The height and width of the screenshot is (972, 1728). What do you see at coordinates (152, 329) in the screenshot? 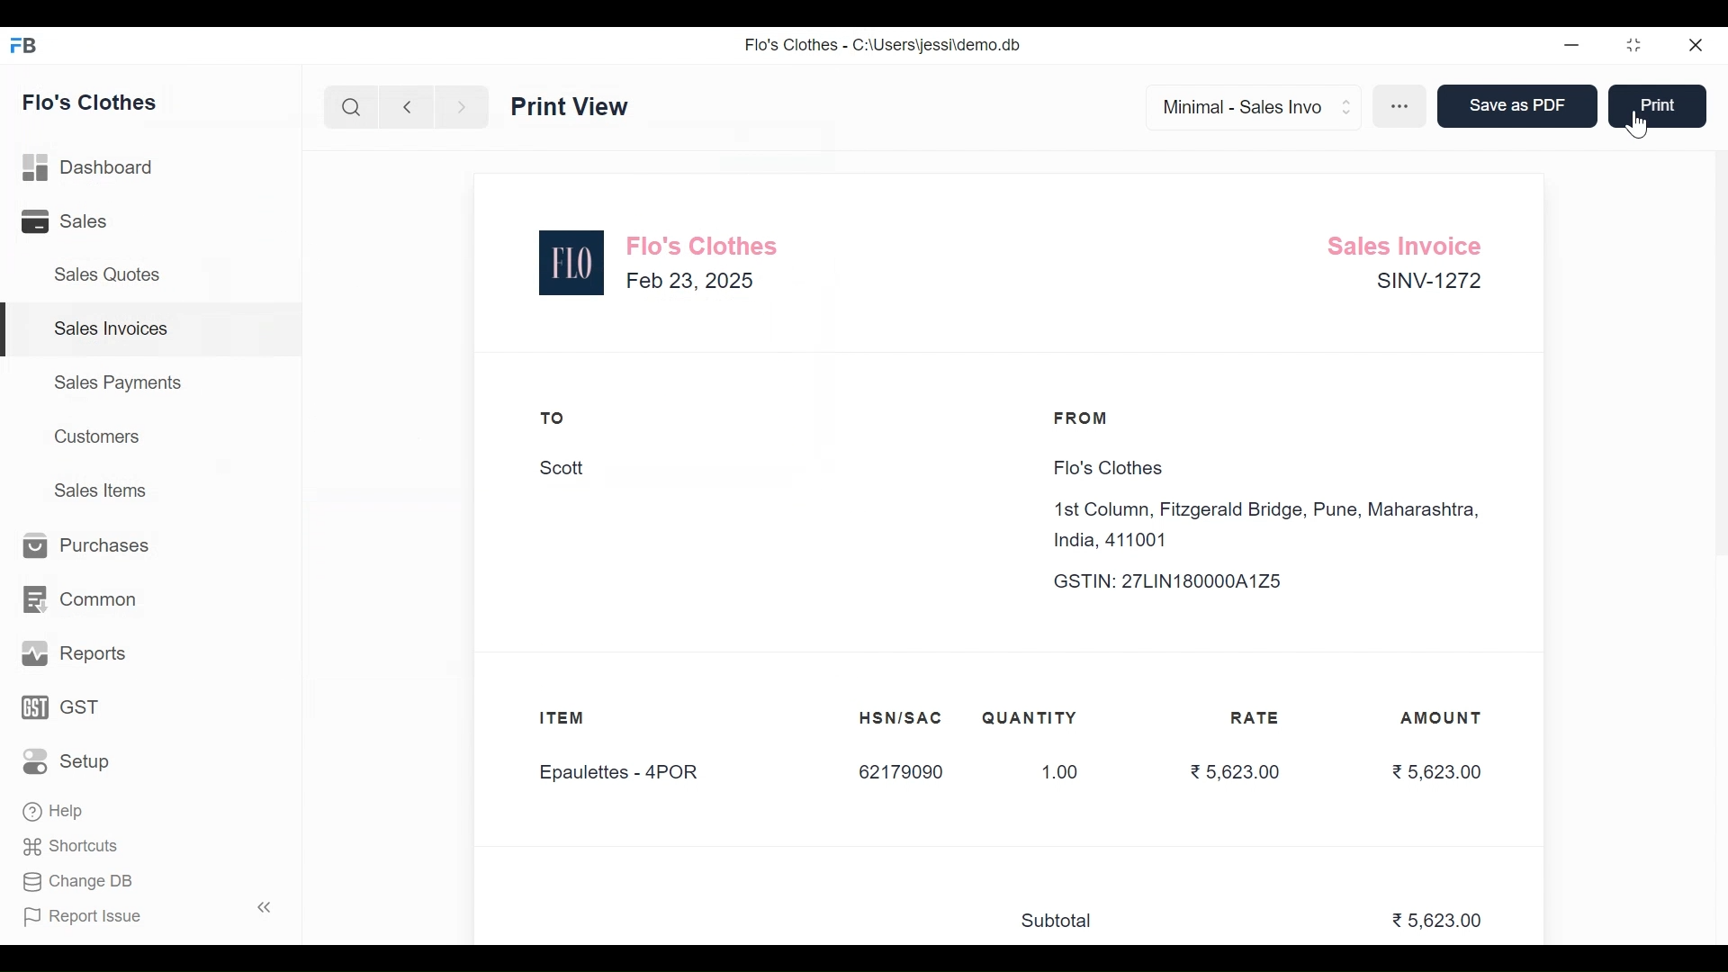
I see `Sales Invoices` at bounding box center [152, 329].